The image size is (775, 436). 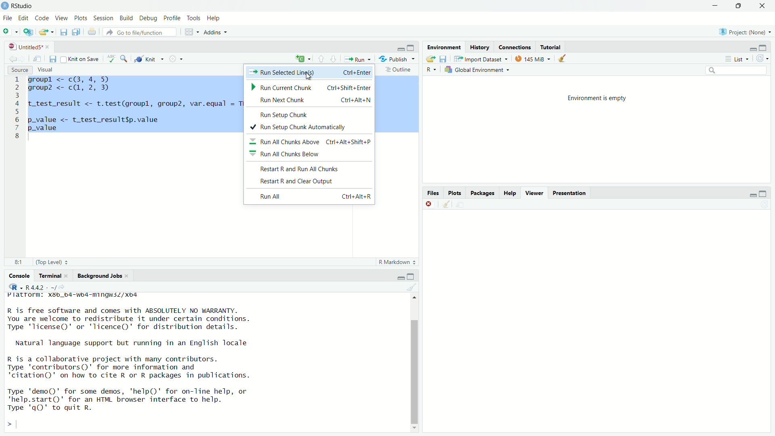 I want to click on ~ Run All Chunks Above  Ctrl+Alt+Shift+P, so click(x=312, y=143).